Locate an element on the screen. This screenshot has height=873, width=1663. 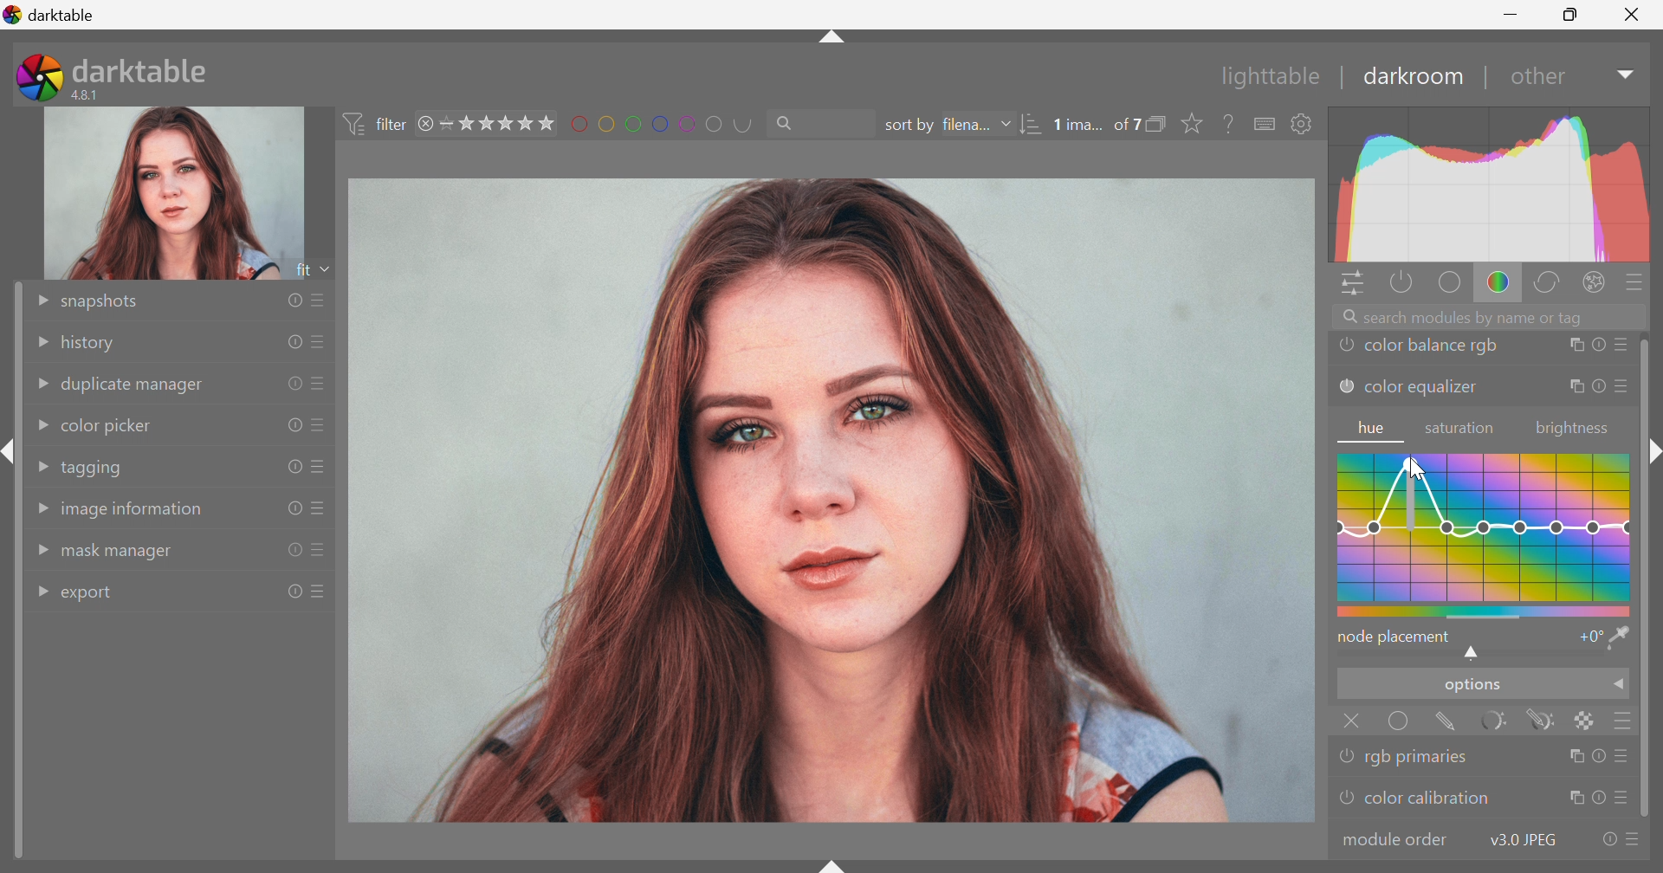
brightness is located at coordinates (1571, 429).